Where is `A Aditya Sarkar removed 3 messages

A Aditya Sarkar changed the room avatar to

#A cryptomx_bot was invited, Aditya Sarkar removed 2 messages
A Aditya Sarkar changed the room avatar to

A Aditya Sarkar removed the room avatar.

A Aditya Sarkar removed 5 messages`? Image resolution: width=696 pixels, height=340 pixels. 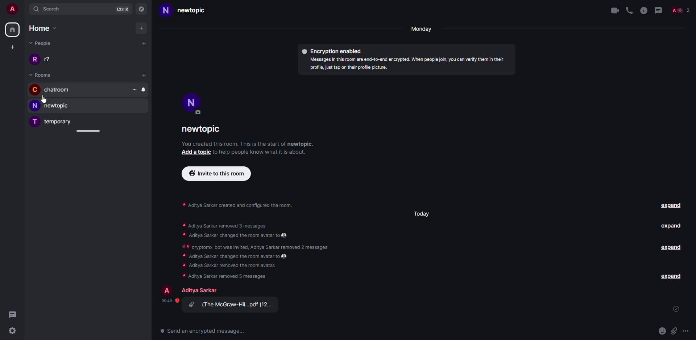 A Aditya Sarkar removed 3 messages

A Aditya Sarkar changed the room avatar to

#A cryptomx_bot was invited, Aditya Sarkar removed 2 messages
A Aditya Sarkar changed the room avatar to

A Aditya Sarkar removed the room avatar.

A Aditya Sarkar removed 5 messages is located at coordinates (260, 249).